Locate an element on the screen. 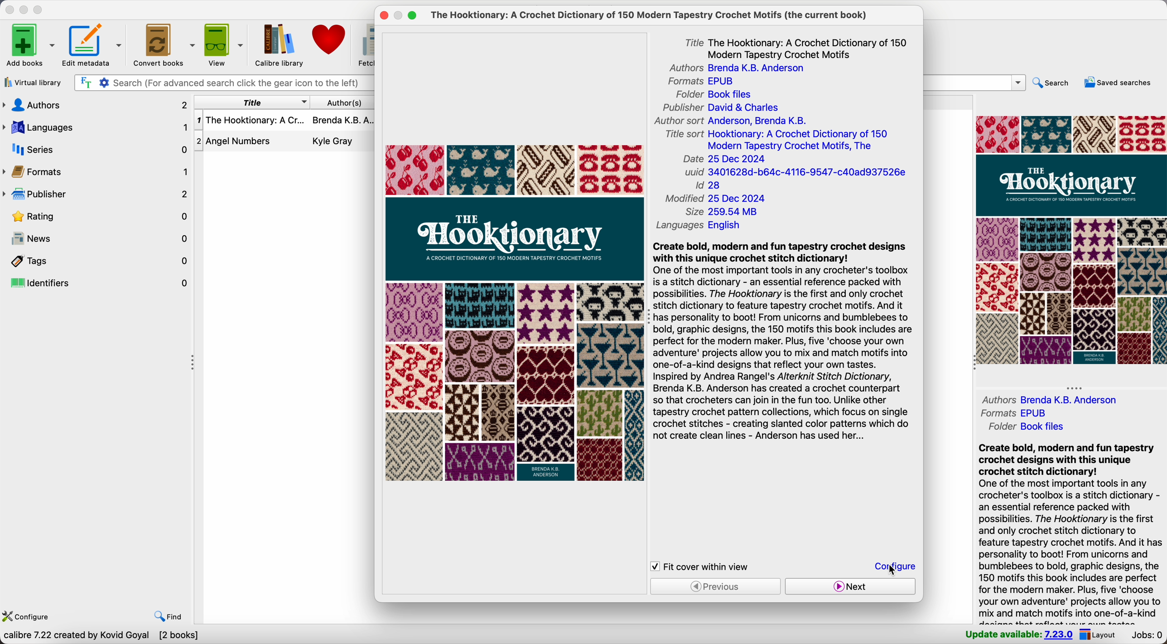 The height and width of the screenshot is (644, 1167). languages is located at coordinates (699, 225).